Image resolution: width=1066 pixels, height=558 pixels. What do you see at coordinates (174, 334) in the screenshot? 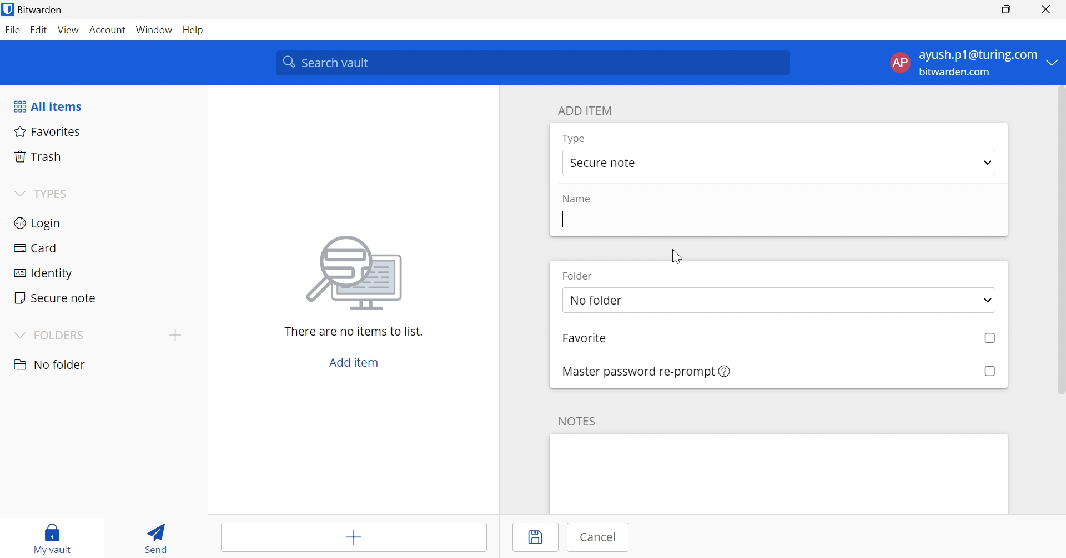
I see `Add folder` at bounding box center [174, 334].